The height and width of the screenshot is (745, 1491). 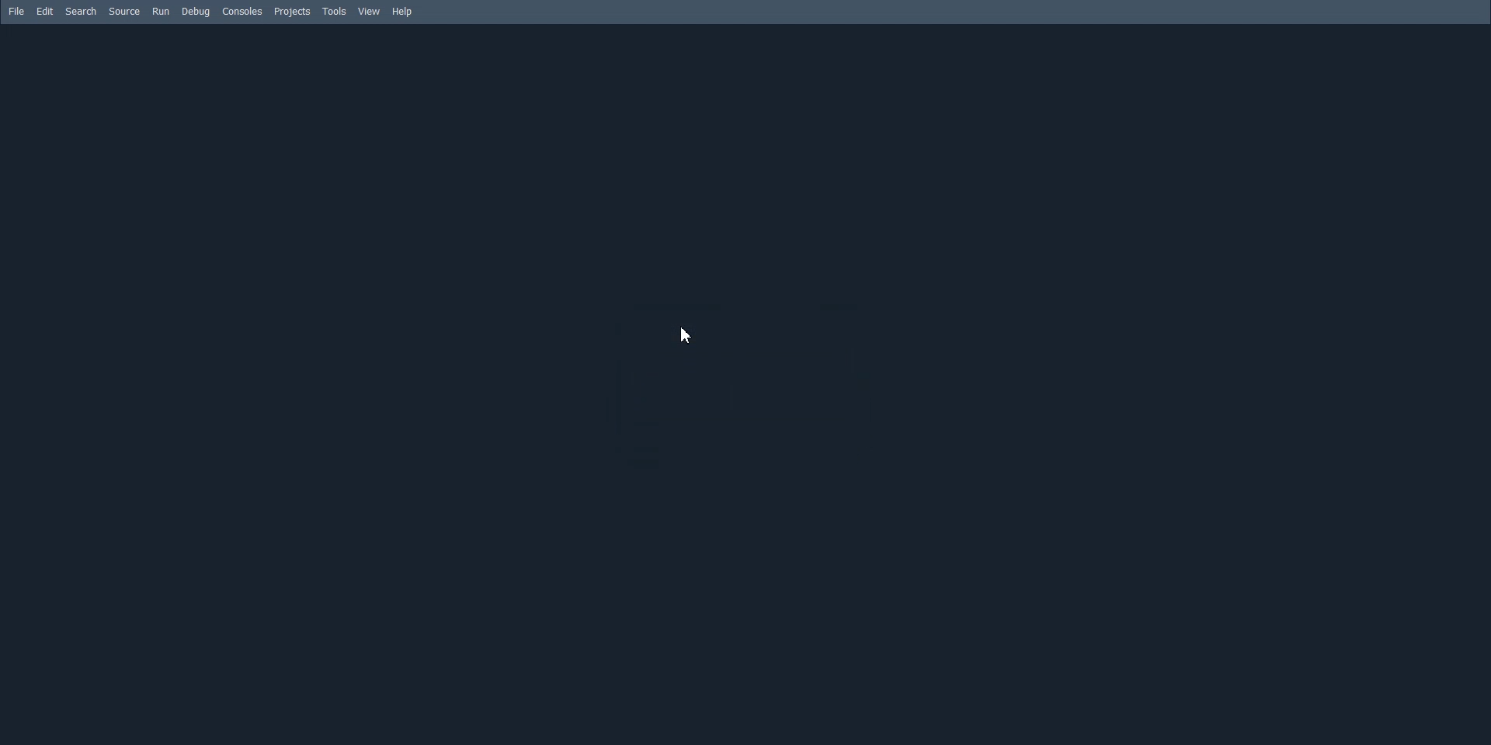 What do you see at coordinates (686, 335) in the screenshot?
I see `Cursor` at bounding box center [686, 335].